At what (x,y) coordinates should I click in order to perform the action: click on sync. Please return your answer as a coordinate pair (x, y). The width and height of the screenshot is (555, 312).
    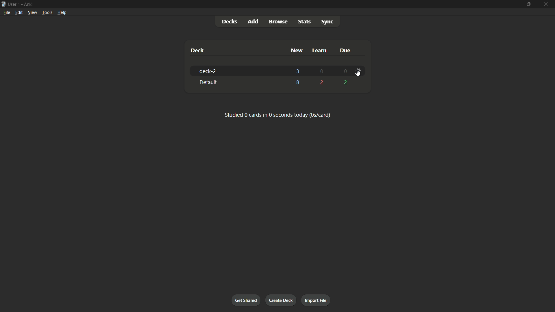
    Looking at the image, I should click on (328, 22).